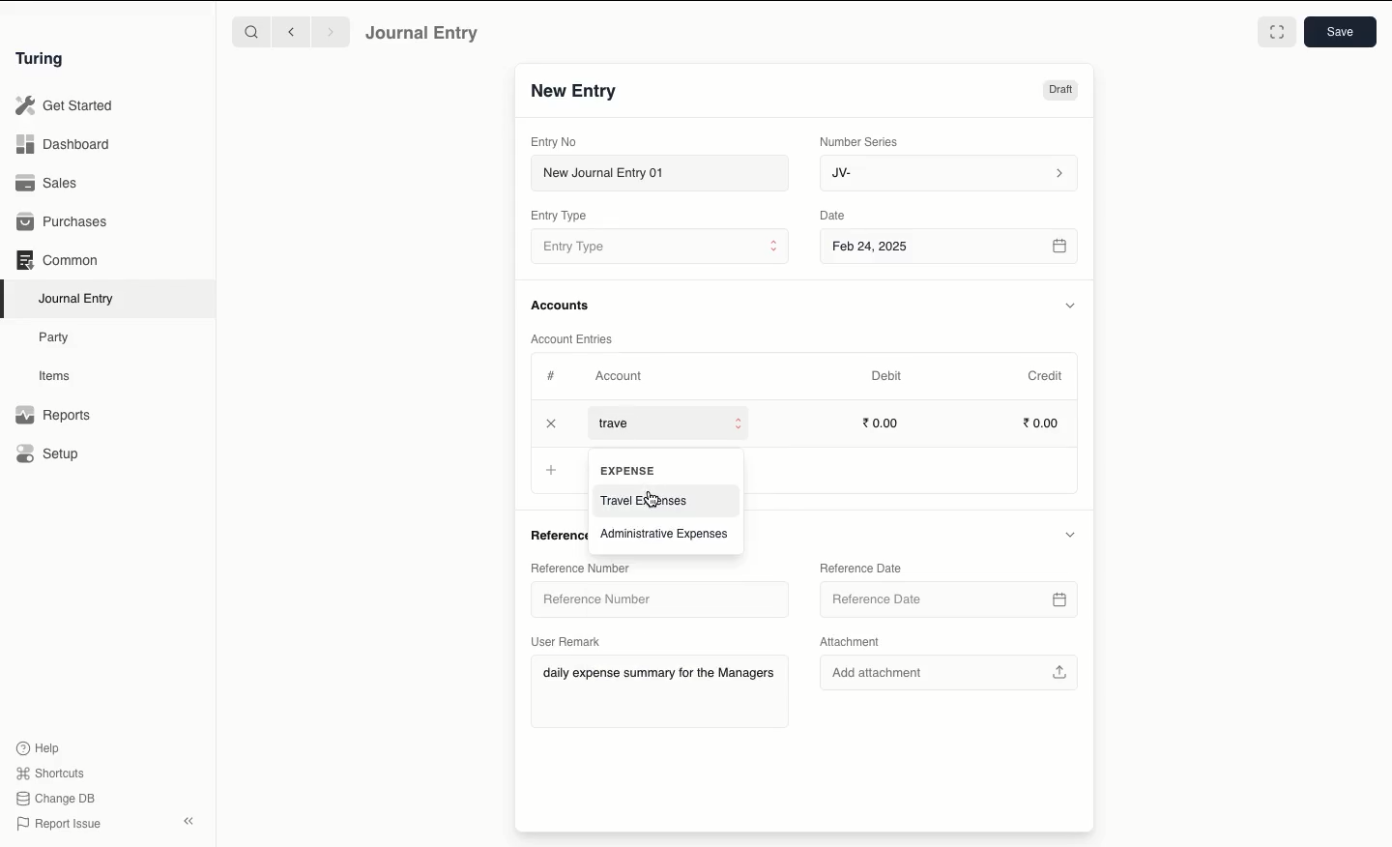 The image size is (1392, 847). Describe the element at coordinates (646, 500) in the screenshot. I see `Travel EXpnses` at that location.